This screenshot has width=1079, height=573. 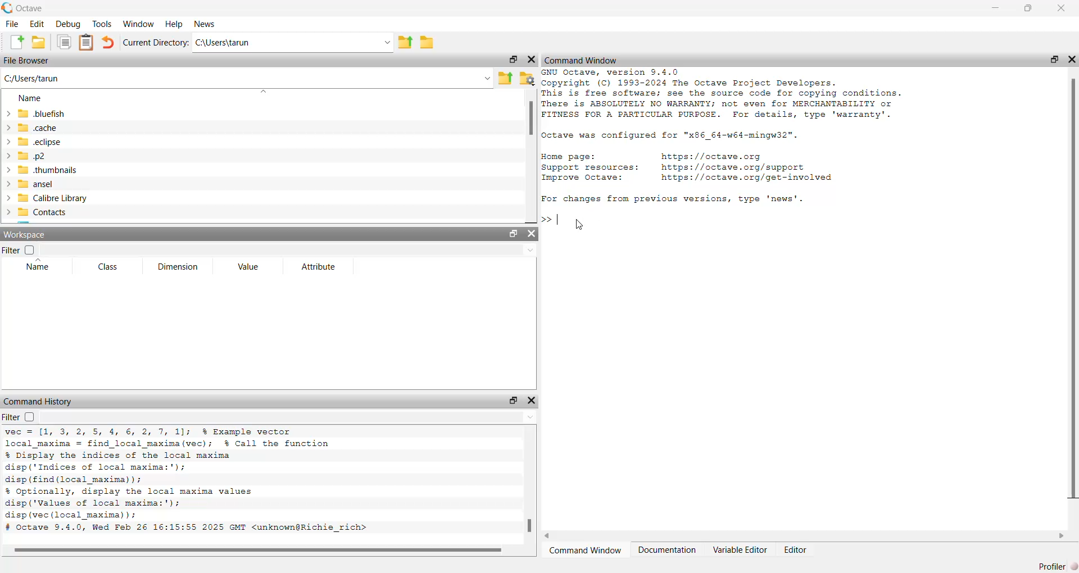 I want to click on Current Directory:, so click(x=156, y=43).